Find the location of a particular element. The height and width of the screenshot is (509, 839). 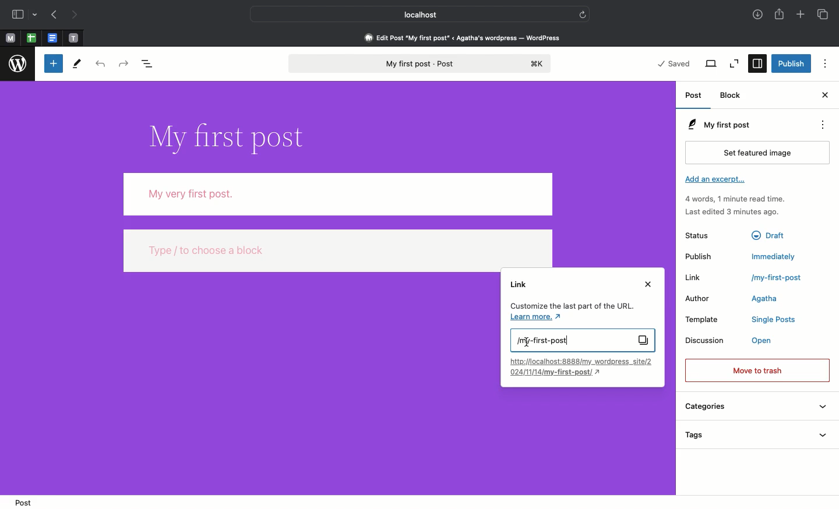

View is located at coordinates (710, 65).